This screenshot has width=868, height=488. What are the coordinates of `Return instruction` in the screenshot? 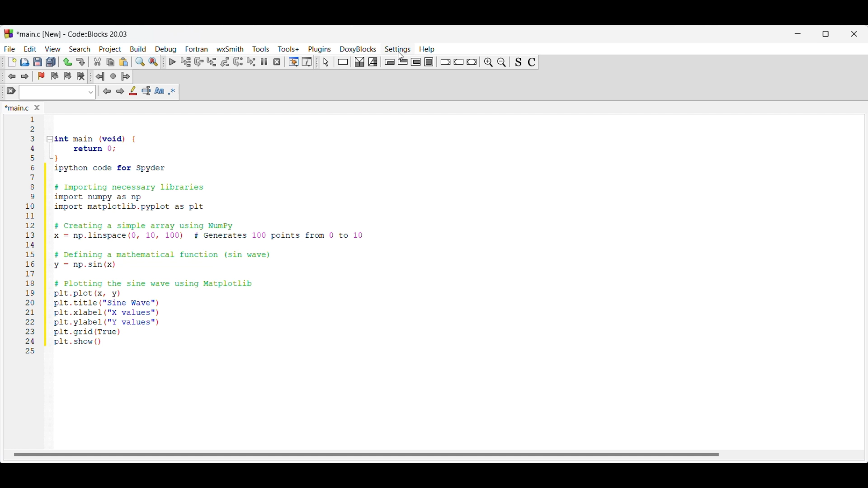 It's located at (472, 62).